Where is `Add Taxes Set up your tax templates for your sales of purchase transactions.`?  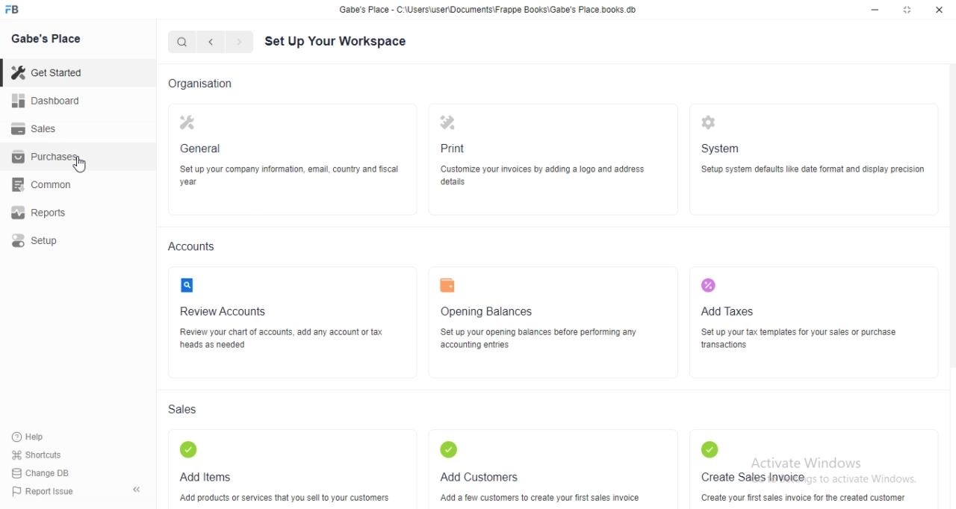 Add Taxes Set up your tax templates for your sales of purchase transactions. is located at coordinates (799, 327).